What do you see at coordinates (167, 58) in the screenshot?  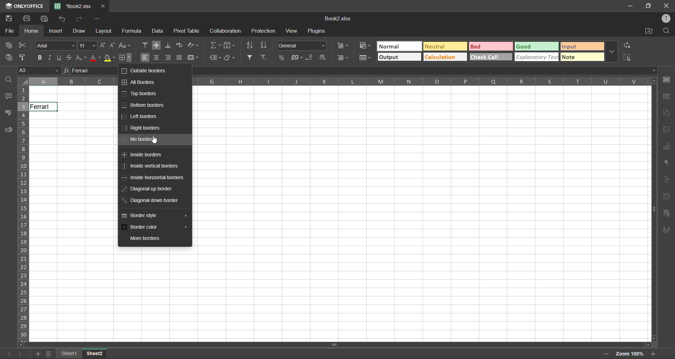 I see `align right` at bounding box center [167, 58].